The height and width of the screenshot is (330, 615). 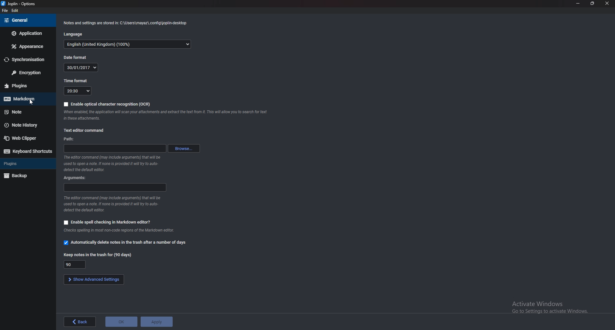 What do you see at coordinates (80, 322) in the screenshot?
I see `back` at bounding box center [80, 322].